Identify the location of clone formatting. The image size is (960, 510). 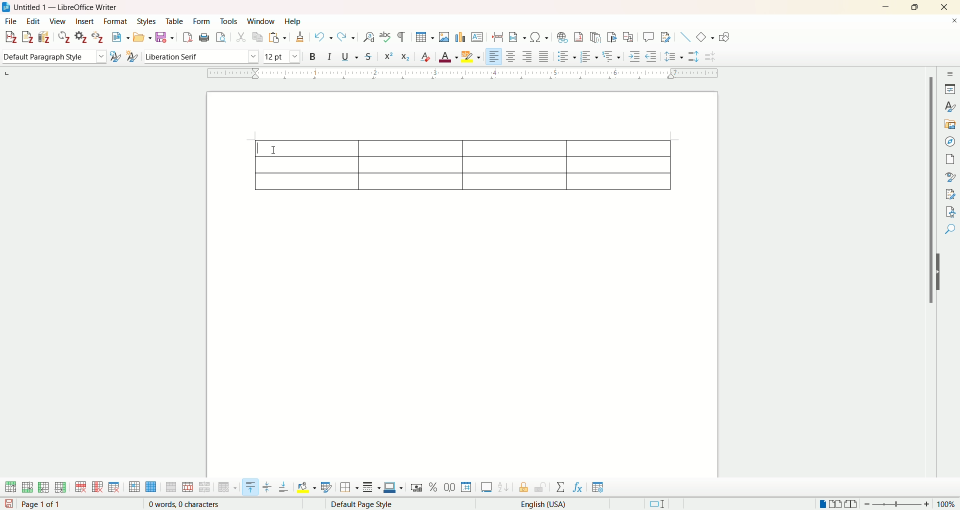
(297, 37).